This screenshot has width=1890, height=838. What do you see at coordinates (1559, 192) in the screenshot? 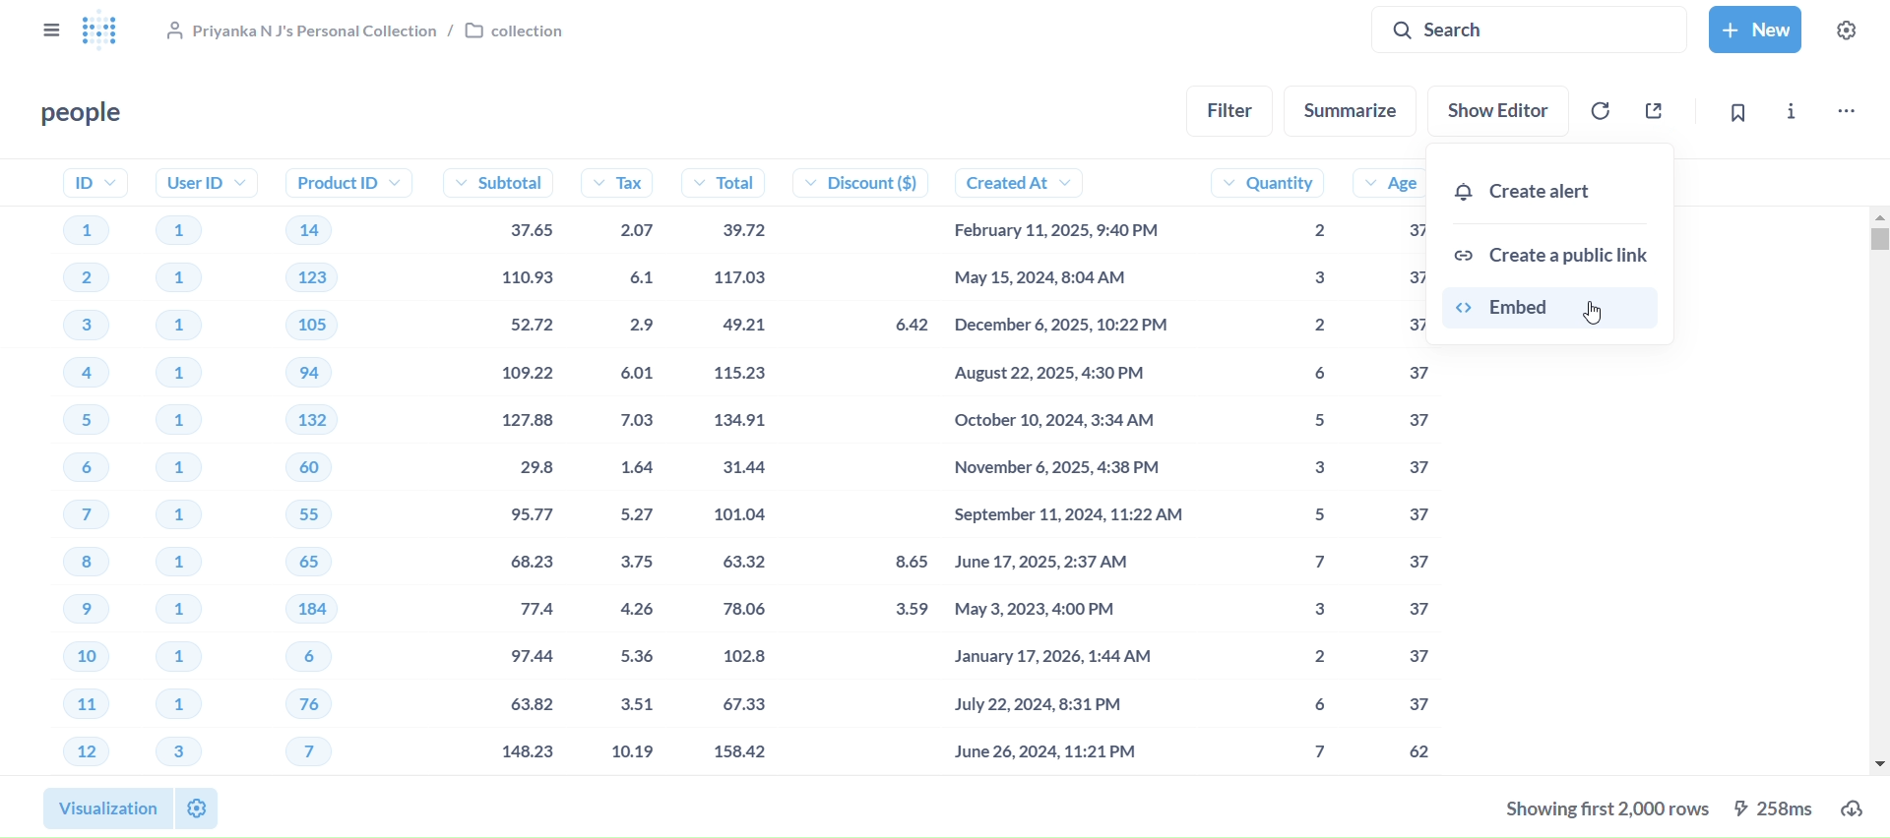
I see `create alert` at bounding box center [1559, 192].